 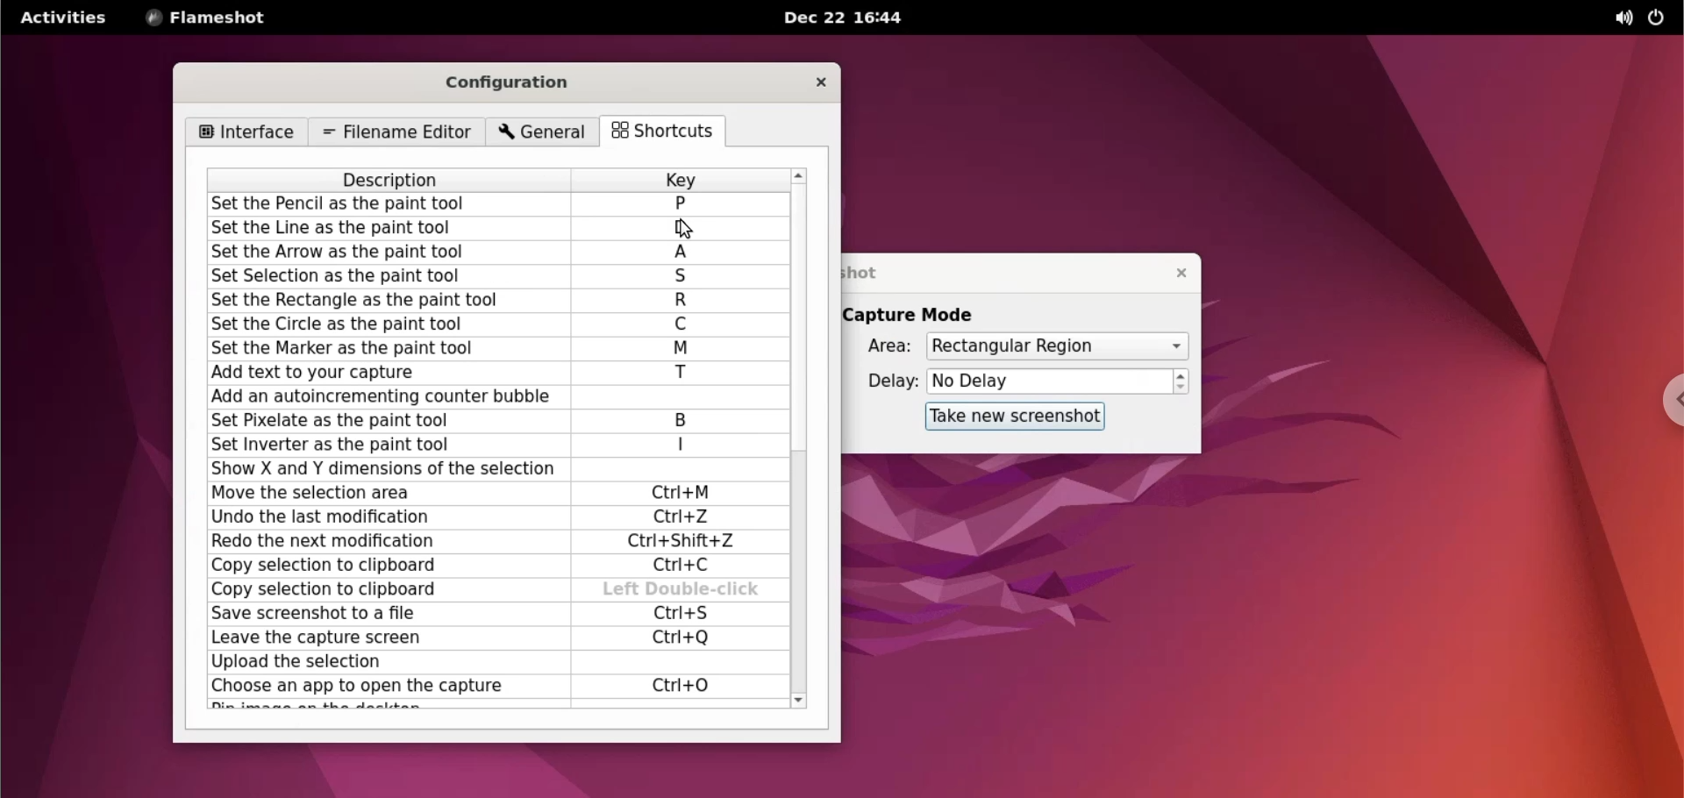 I want to click on delay:, so click(x=883, y=381).